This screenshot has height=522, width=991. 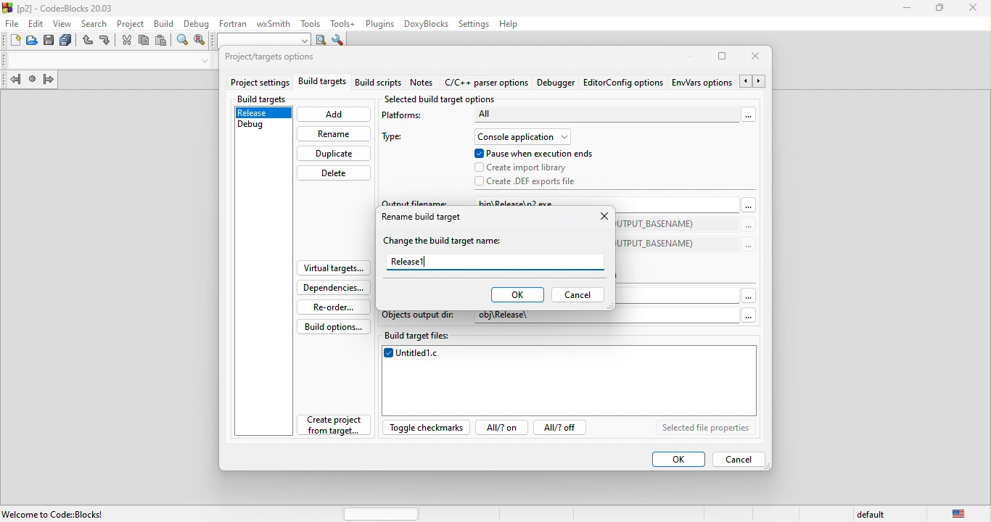 What do you see at coordinates (723, 59) in the screenshot?
I see `maximize` at bounding box center [723, 59].